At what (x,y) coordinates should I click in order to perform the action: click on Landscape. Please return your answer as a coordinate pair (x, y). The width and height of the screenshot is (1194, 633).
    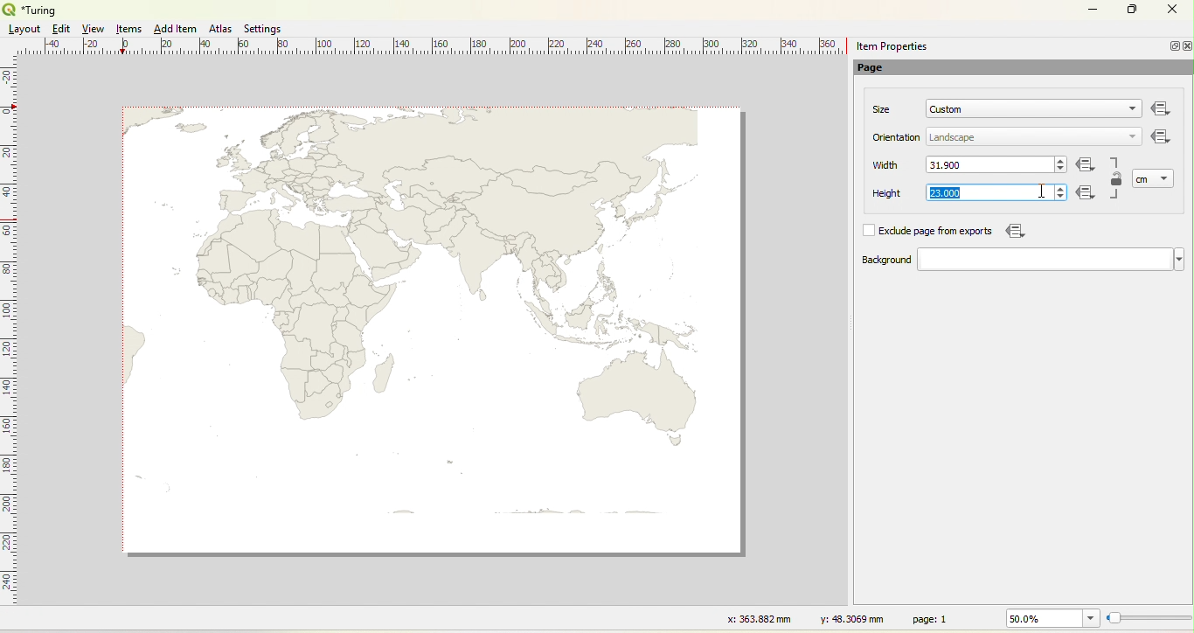
    Looking at the image, I should click on (953, 138).